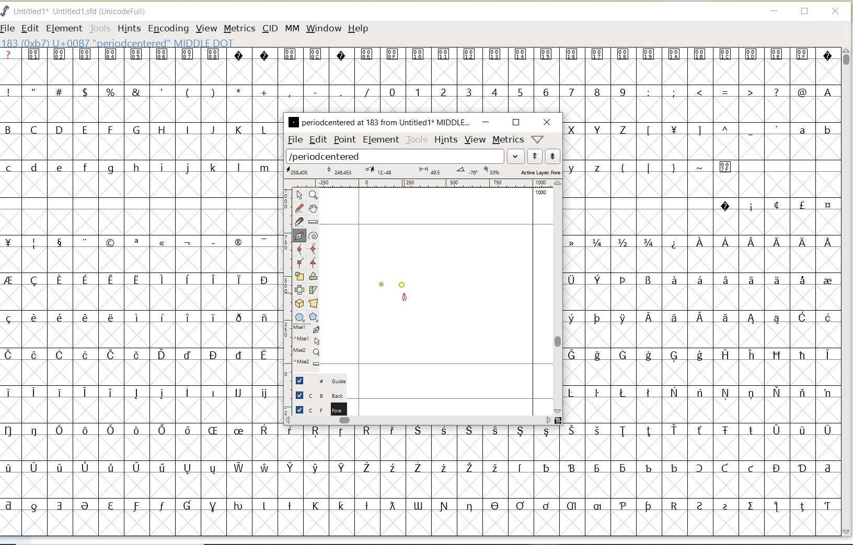 Image resolution: width=853 pixels, height=545 pixels. Describe the element at coordinates (300, 290) in the screenshot. I see `flip the selection` at that location.